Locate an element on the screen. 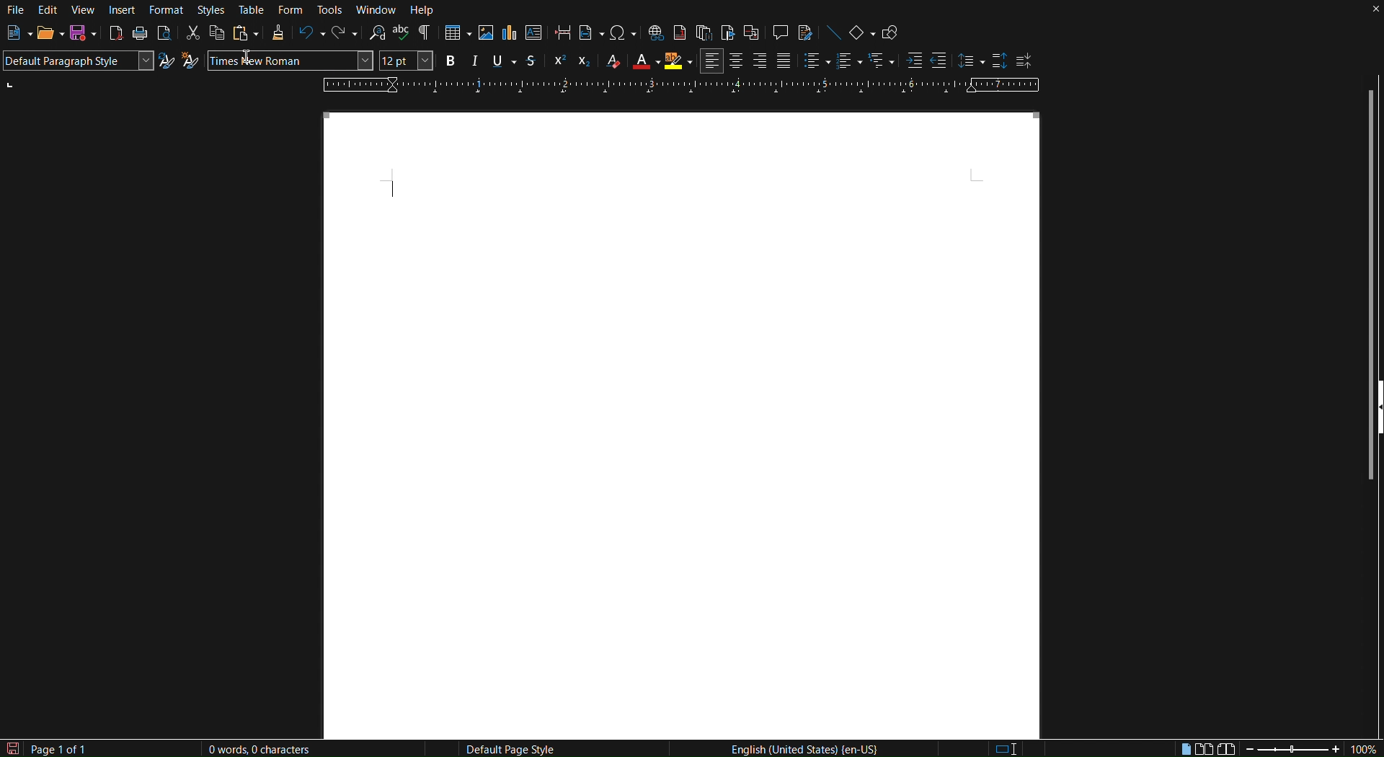 This screenshot has width=1384, height=757. Single page view is located at coordinates (1184, 747).